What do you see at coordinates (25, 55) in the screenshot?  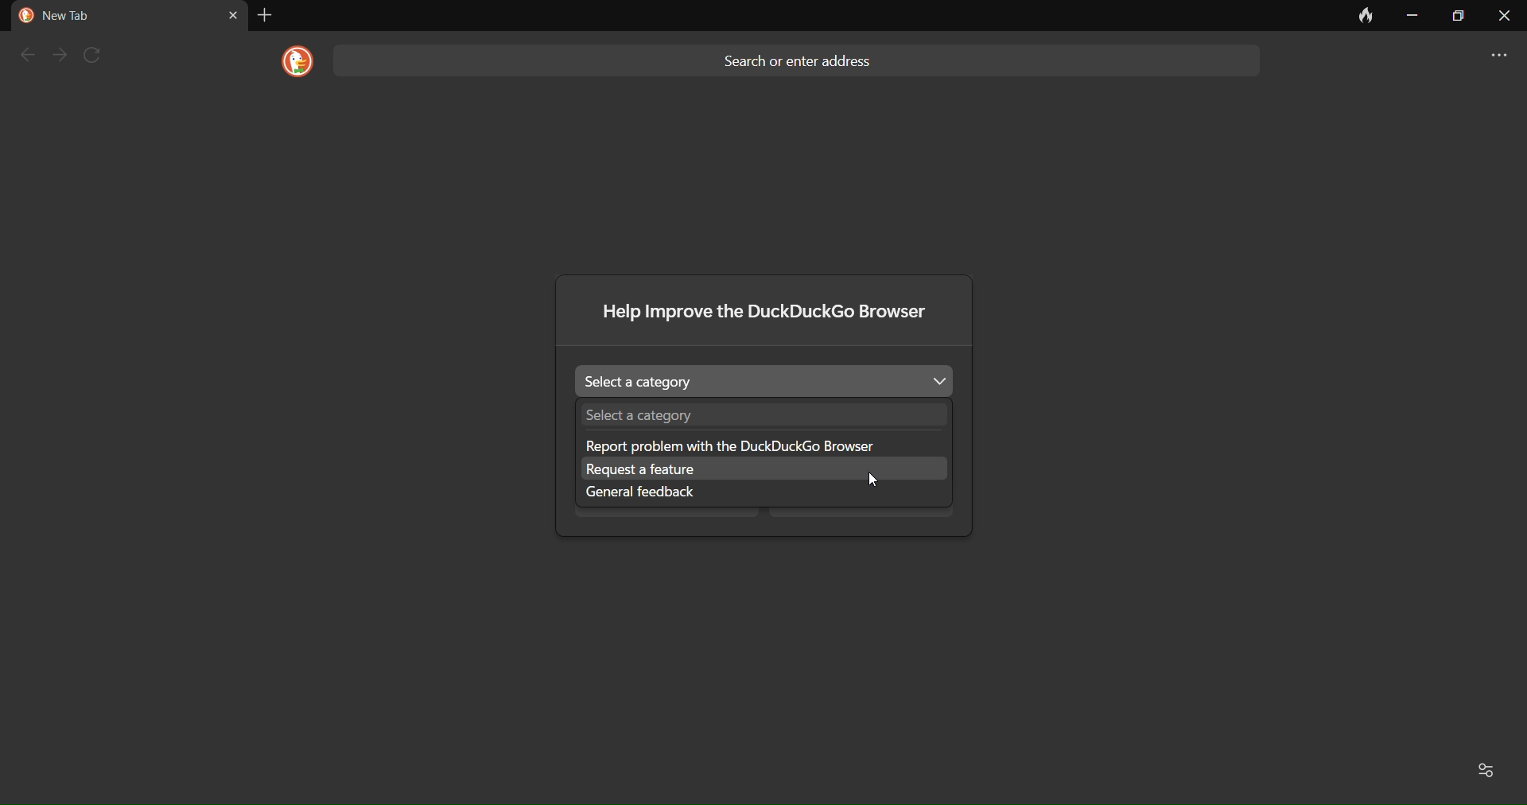 I see `back` at bounding box center [25, 55].